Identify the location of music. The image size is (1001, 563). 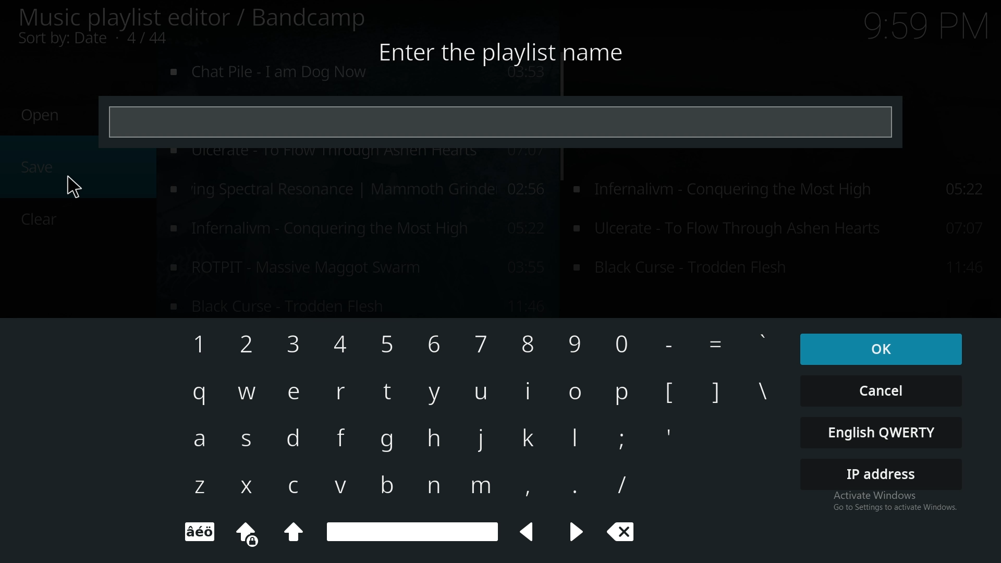
(356, 266).